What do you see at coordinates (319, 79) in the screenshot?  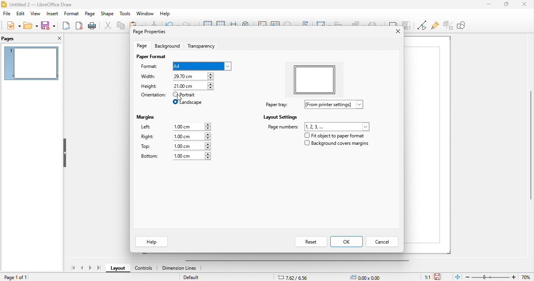 I see `preview` at bounding box center [319, 79].